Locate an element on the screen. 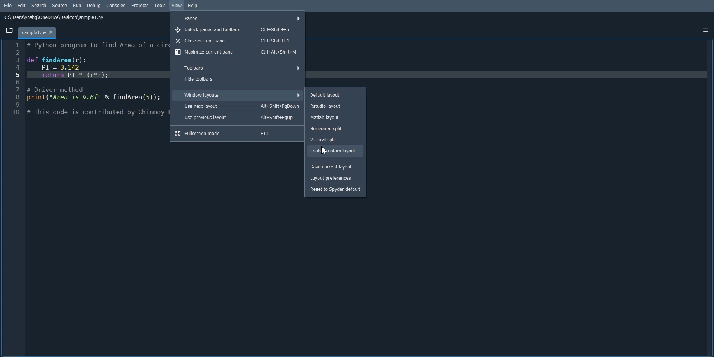 Image resolution: width=714 pixels, height=357 pixels. Use next layout is located at coordinates (238, 106).